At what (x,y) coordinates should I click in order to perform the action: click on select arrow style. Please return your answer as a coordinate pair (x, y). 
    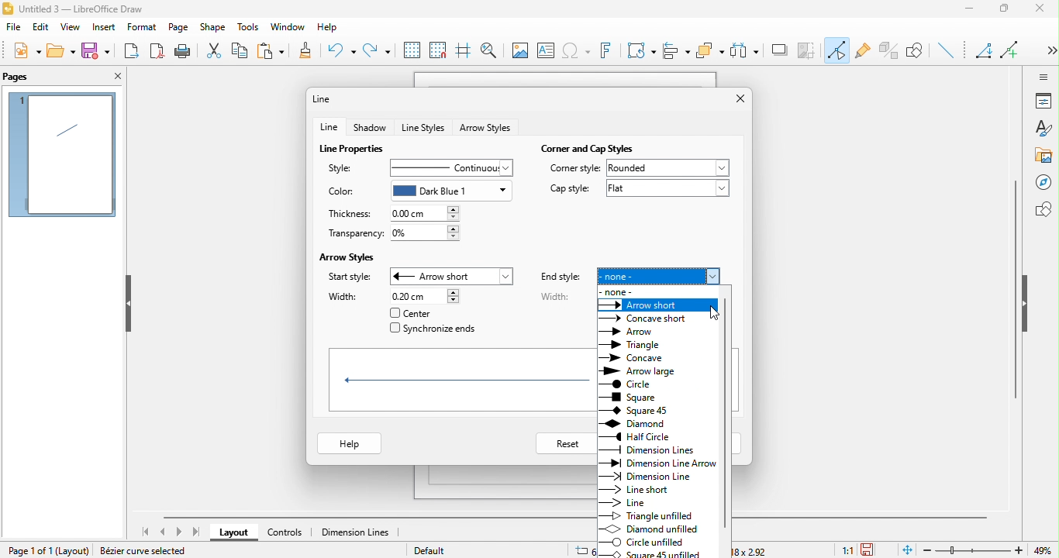
    Looking at the image, I should click on (661, 302).